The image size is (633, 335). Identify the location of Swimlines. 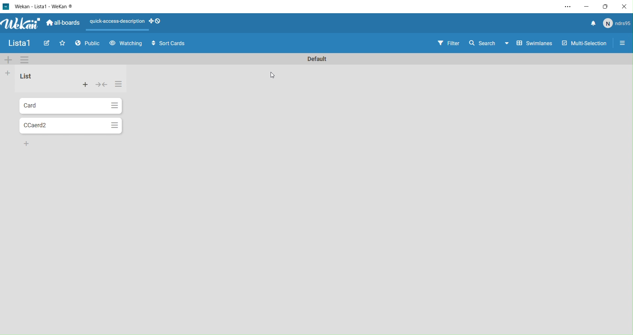
(533, 43).